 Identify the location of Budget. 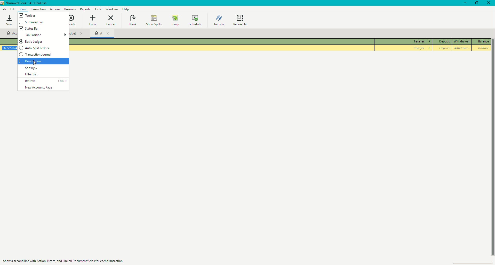
(79, 33).